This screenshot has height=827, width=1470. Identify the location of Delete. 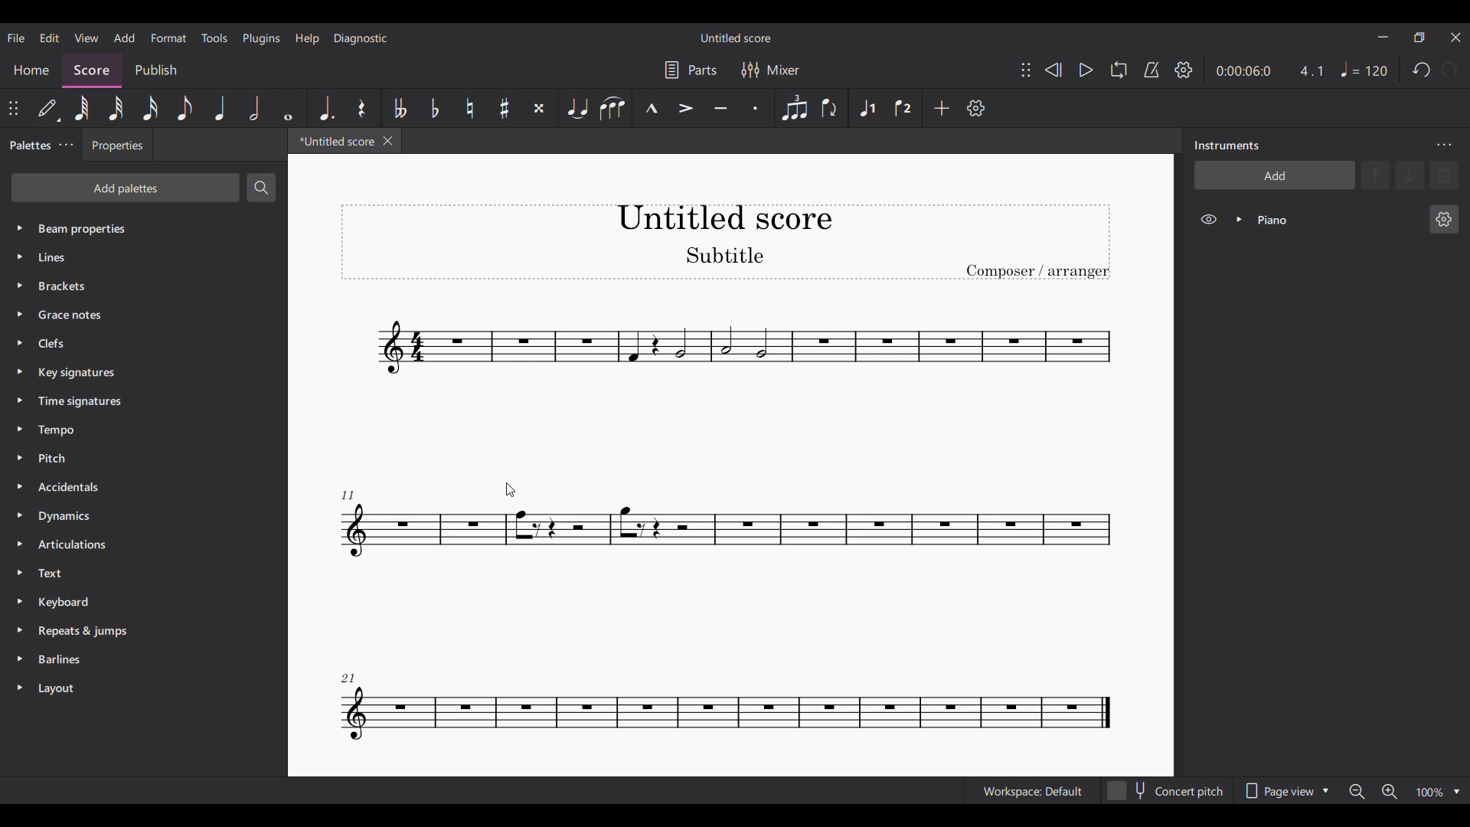
(1444, 175).